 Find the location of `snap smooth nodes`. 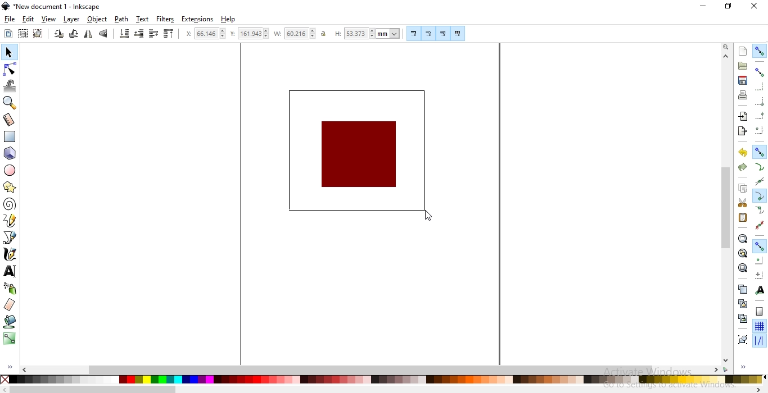

snap smooth nodes is located at coordinates (759, 211).